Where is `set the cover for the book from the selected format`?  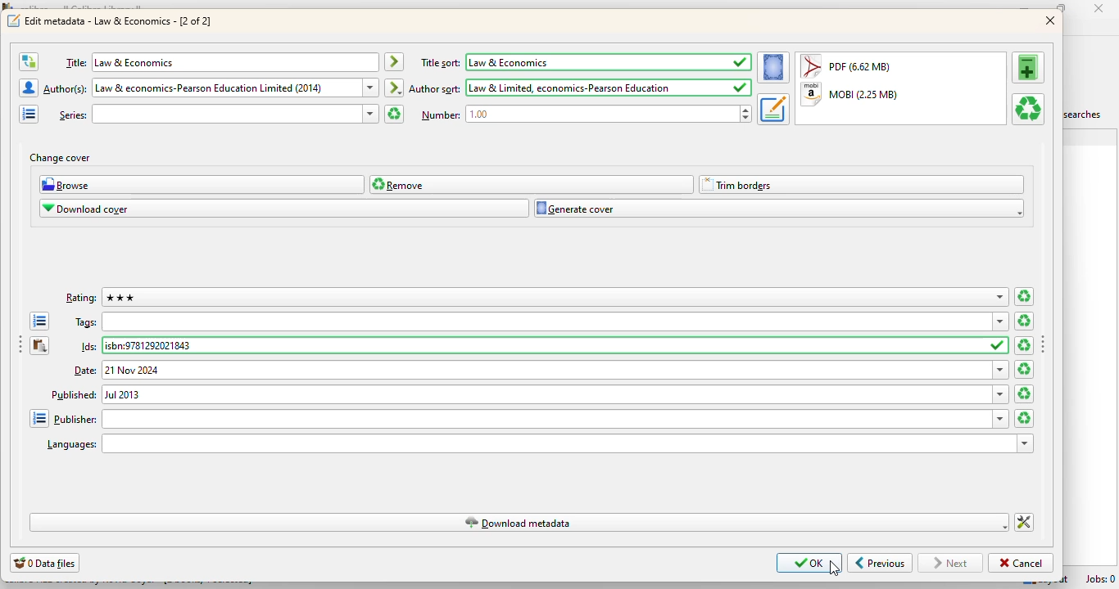 set the cover for the book from the selected format is located at coordinates (773, 68).